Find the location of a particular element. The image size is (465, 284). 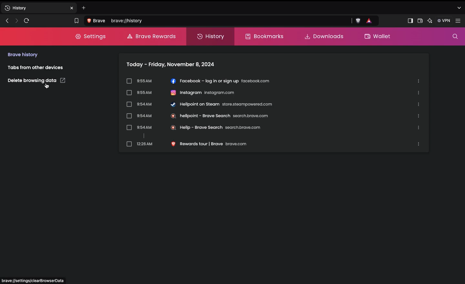

Settings is located at coordinates (459, 21).